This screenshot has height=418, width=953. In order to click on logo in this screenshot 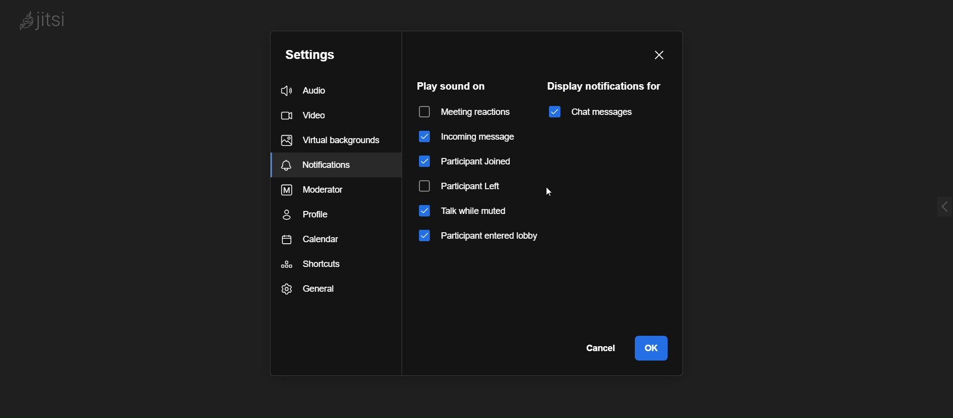, I will do `click(49, 22)`.